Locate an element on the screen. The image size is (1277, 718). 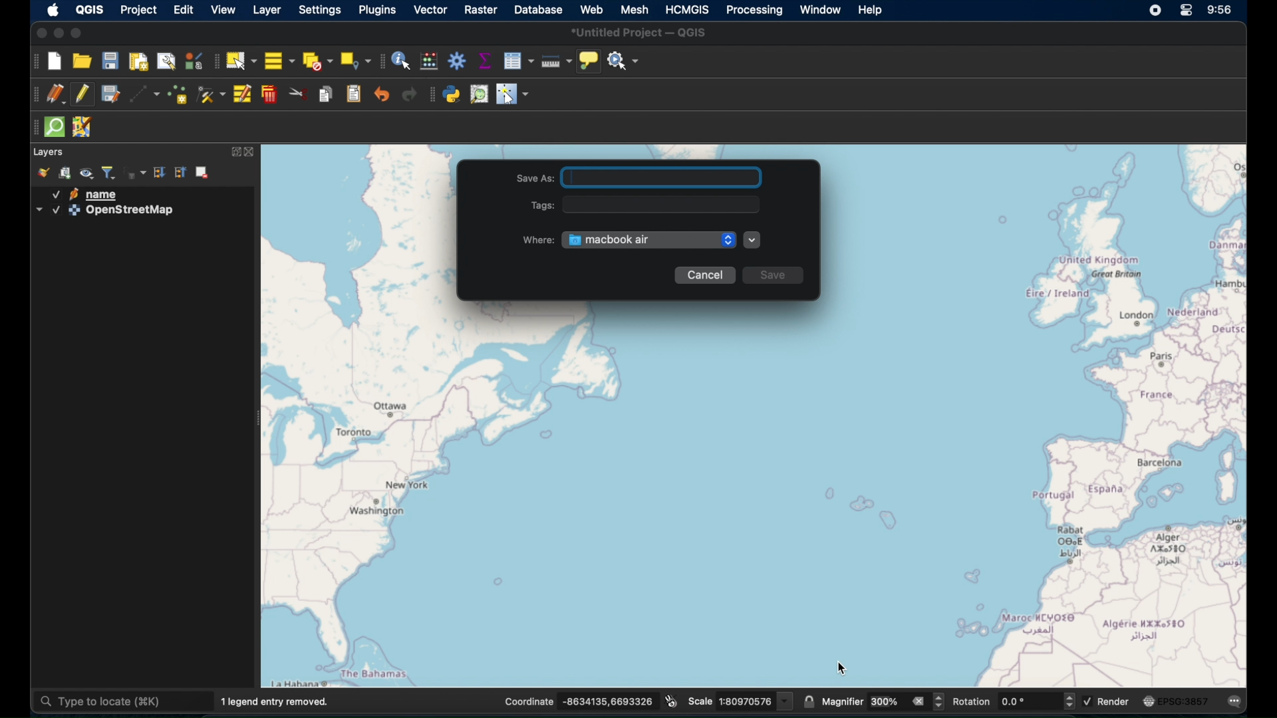
vertex tool is located at coordinates (212, 96).